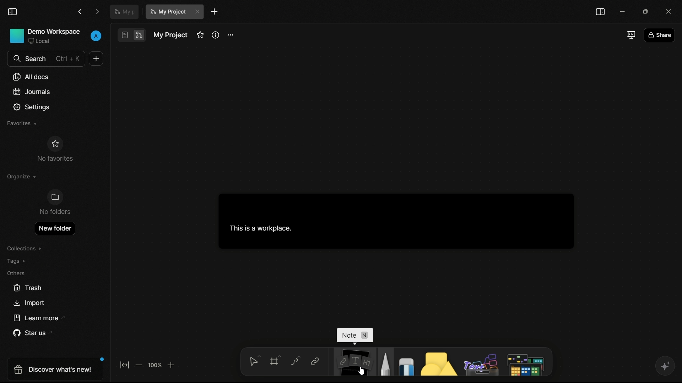  What do you see at coordinates (139, 35) in the screenshot?
I see `edgeless mode` at bounding box center [139, 35].